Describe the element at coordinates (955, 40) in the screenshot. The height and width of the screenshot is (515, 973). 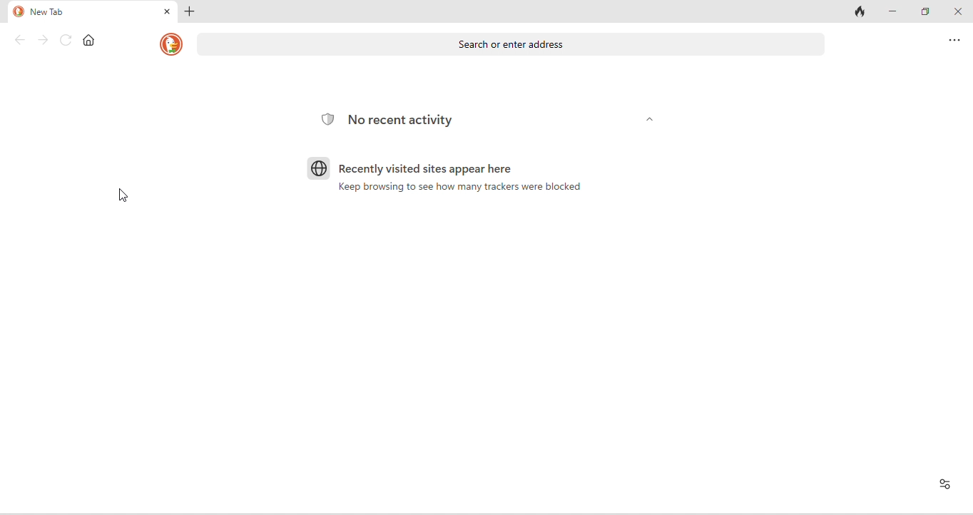
I see ` more options` at that location.